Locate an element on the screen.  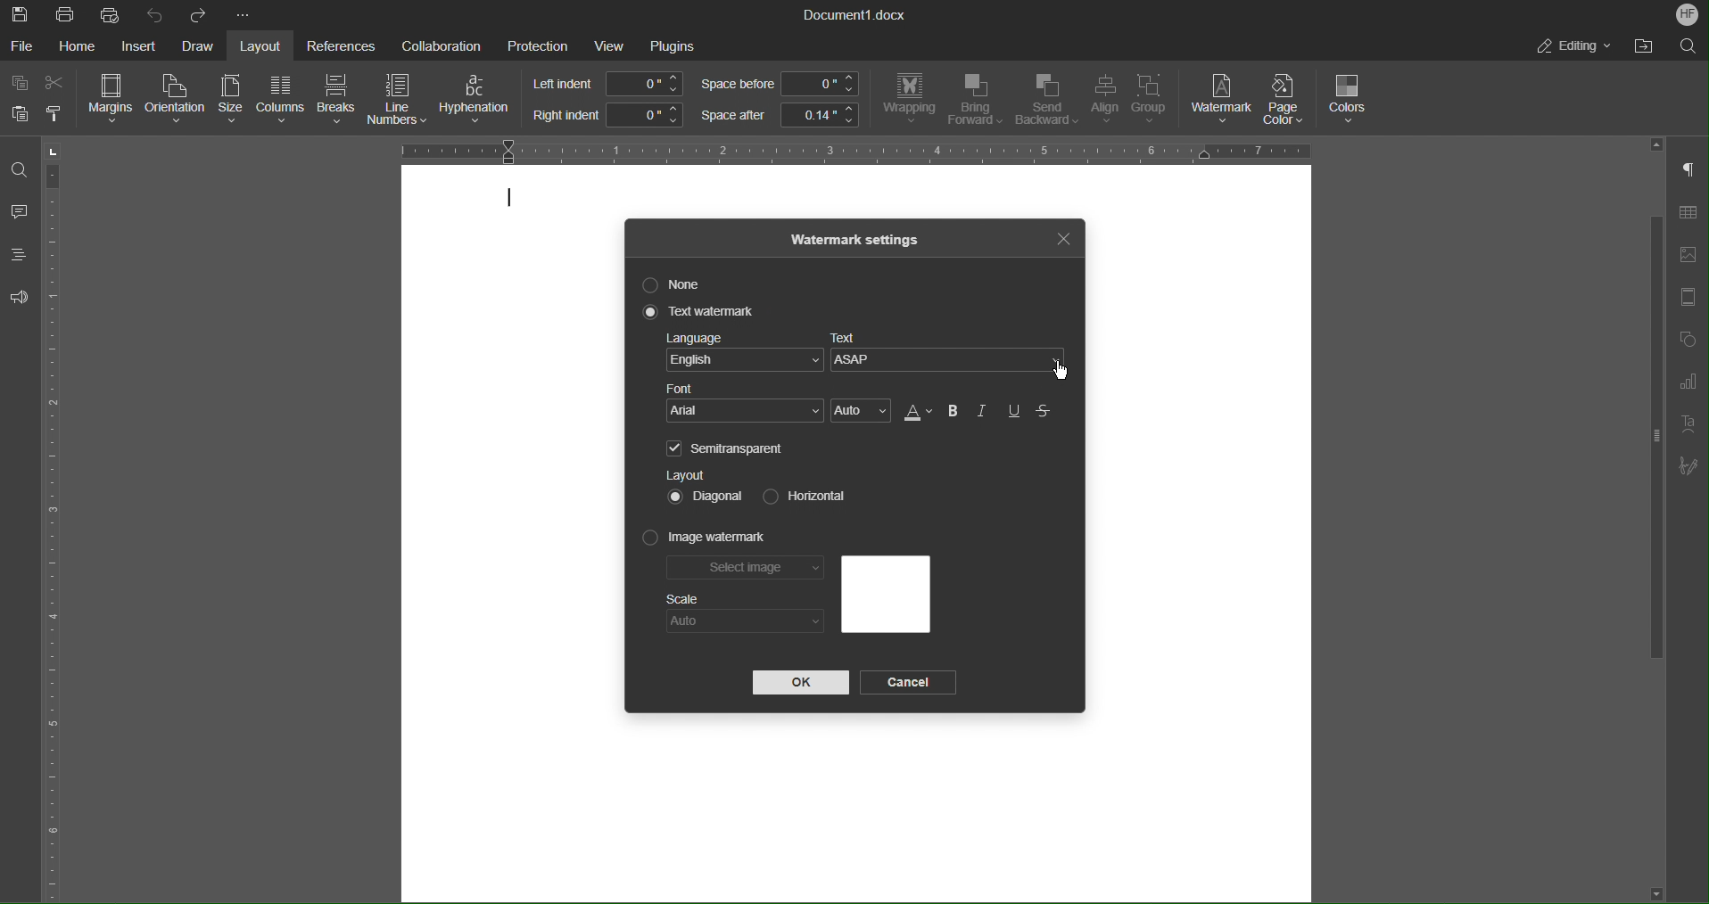
Graph Settings is located at coordinates (1688, 385).